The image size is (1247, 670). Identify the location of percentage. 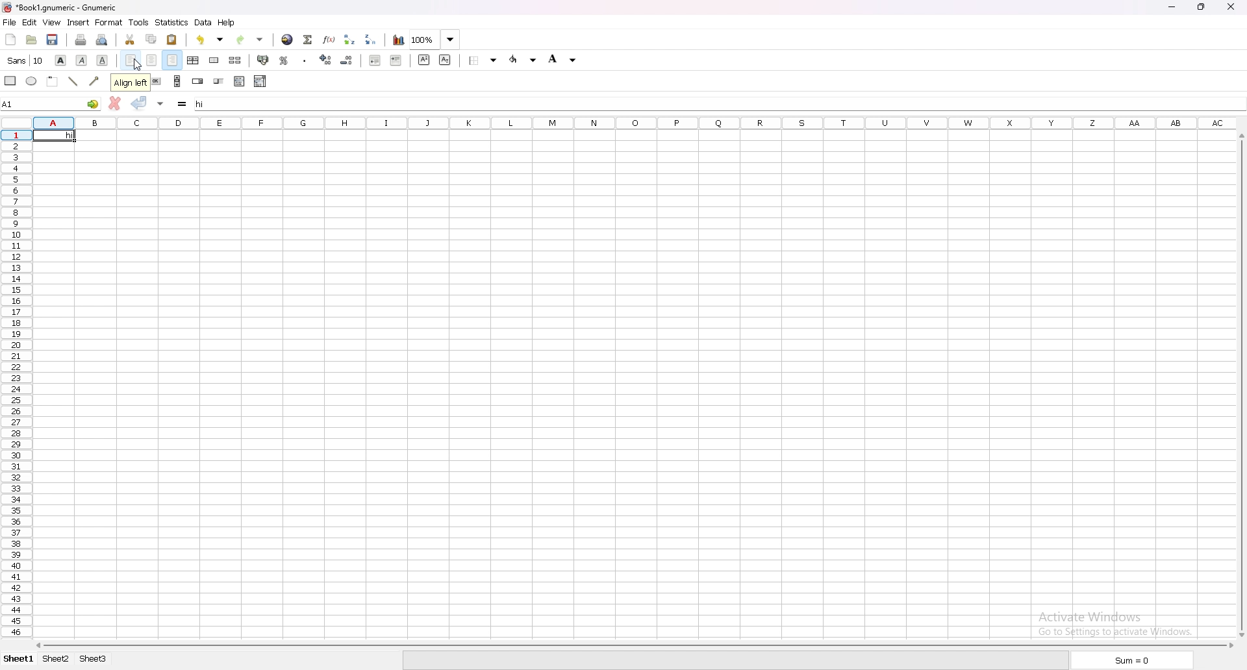
(284, 61).